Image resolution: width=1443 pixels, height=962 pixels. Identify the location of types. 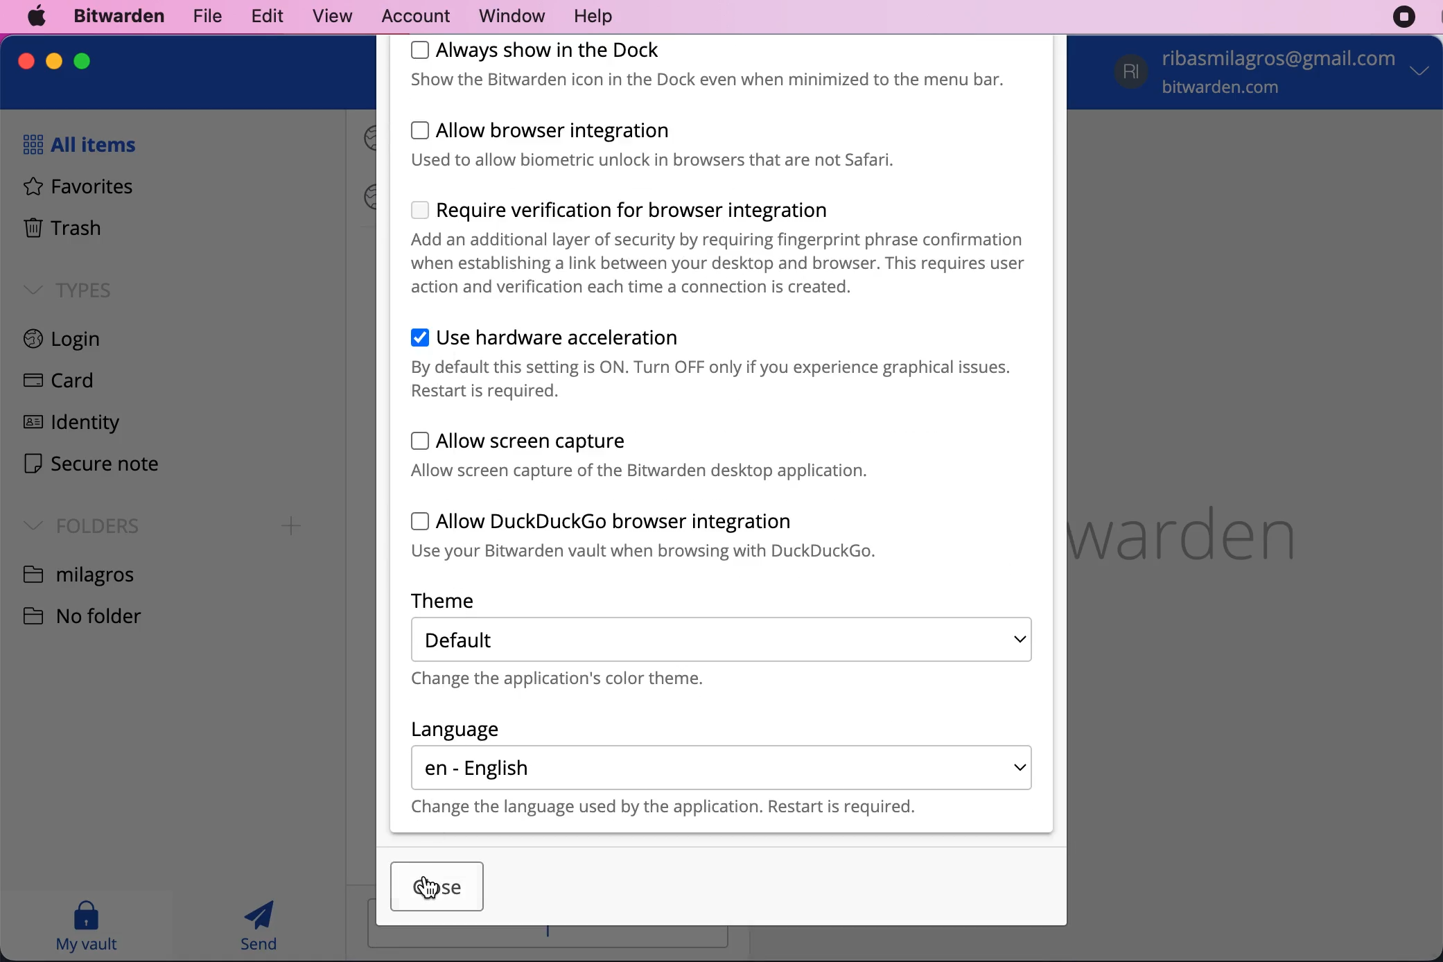
(68, 289).